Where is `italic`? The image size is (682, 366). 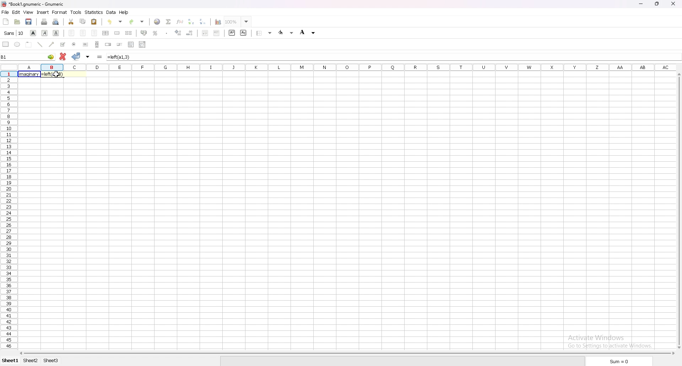
italic is located at coordinates (45, 33).